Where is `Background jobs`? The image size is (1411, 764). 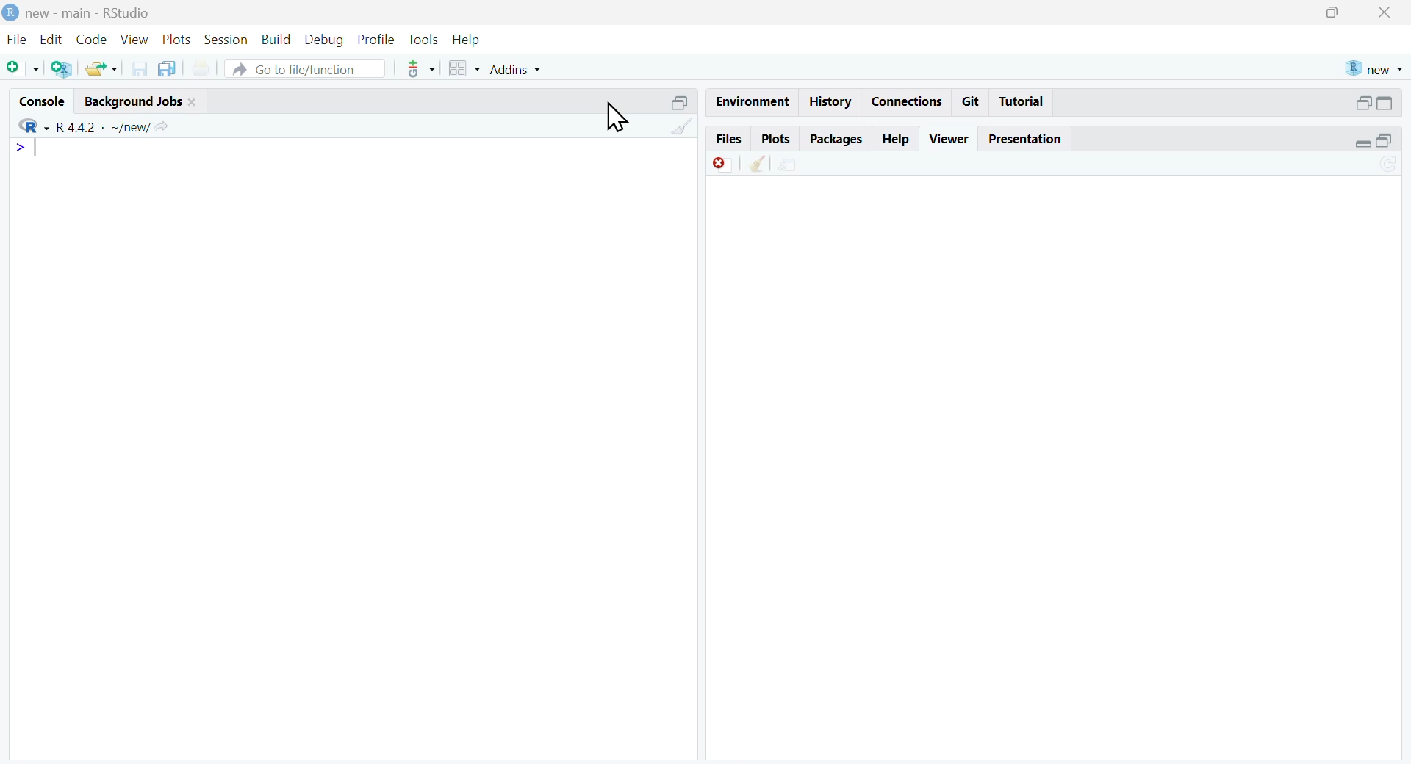
Background jobs is located at coordinates (132, 101).